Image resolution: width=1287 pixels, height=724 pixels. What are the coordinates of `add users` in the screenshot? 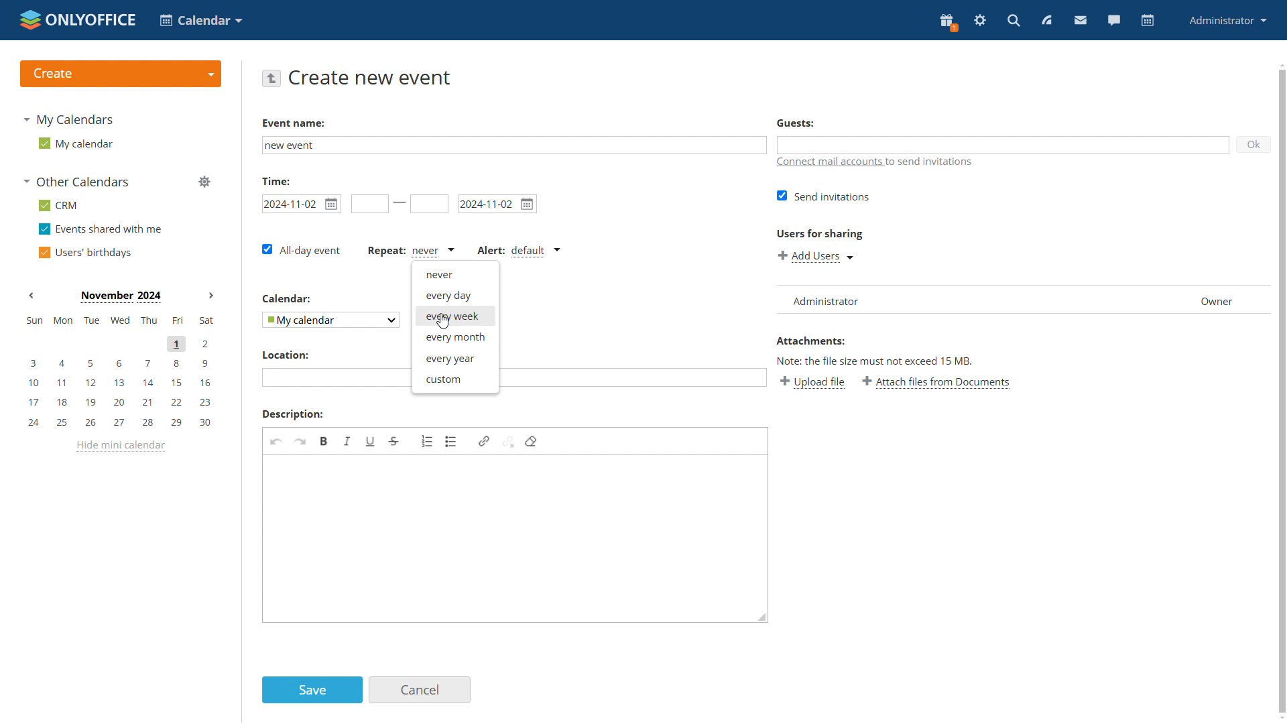 It's located at (815, 255).